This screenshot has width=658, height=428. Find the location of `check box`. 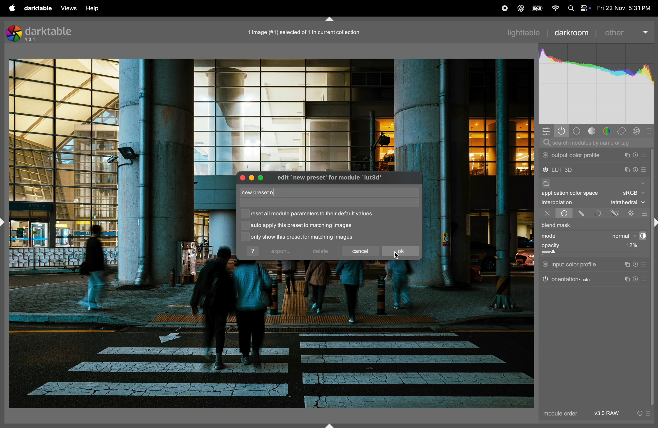

check box is located at coordinates (245, 214).